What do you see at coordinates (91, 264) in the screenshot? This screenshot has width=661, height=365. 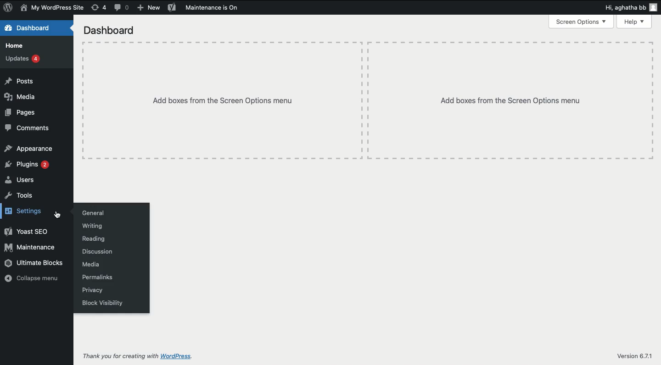 I see `media` at bounding box center [91, 264].